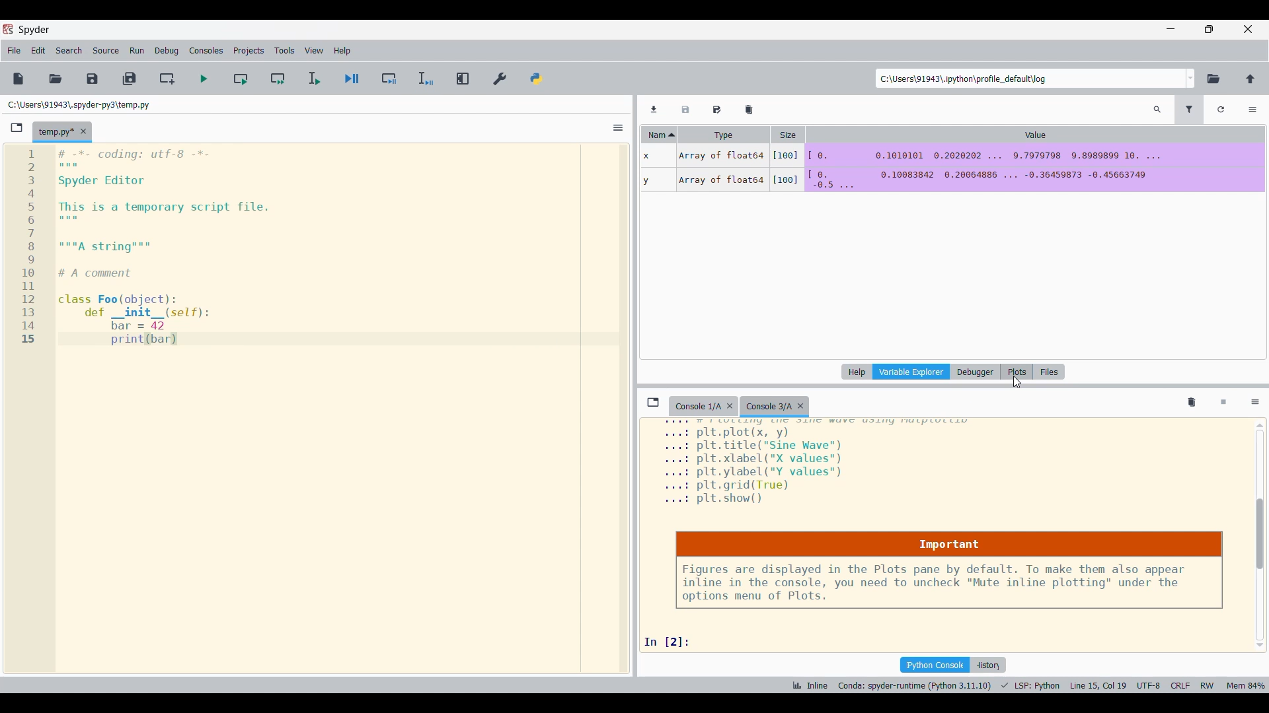 This screenshot has width=1269, height=713. I want to click on Show in smaller tab, so click(1209, 29).